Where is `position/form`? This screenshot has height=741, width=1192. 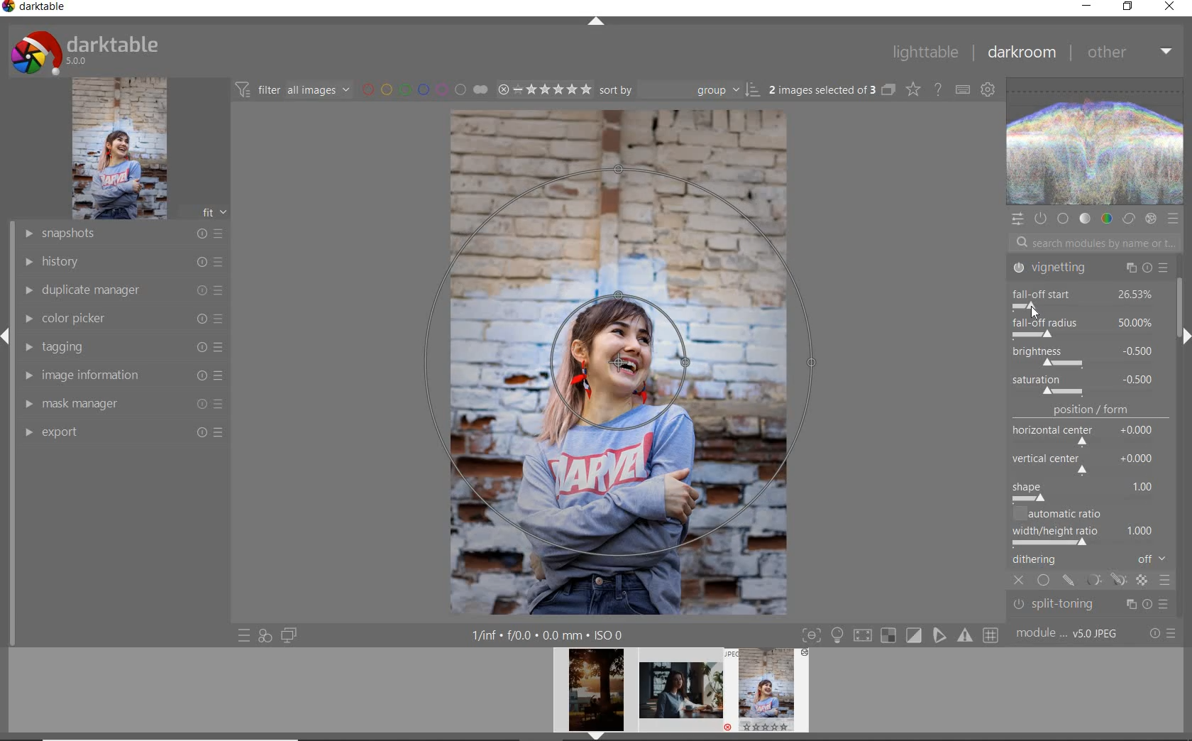 position/form is located at coordinates (1091, 454).